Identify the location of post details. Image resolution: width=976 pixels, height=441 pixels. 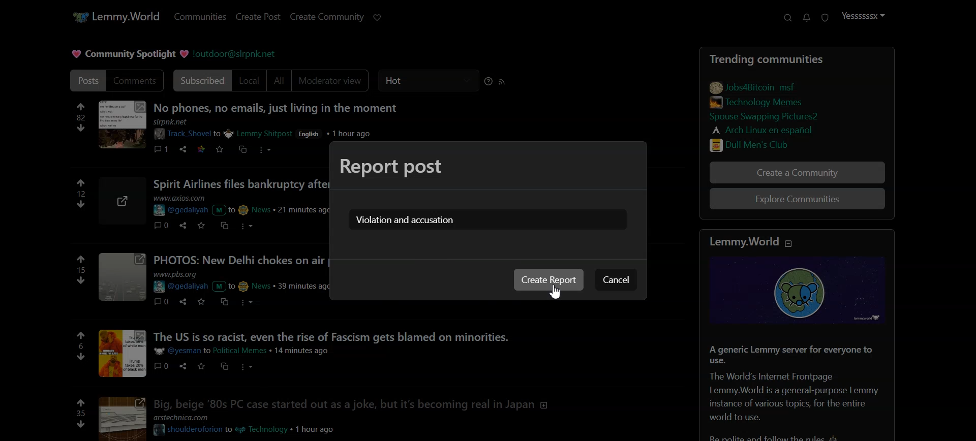
(239, 205).